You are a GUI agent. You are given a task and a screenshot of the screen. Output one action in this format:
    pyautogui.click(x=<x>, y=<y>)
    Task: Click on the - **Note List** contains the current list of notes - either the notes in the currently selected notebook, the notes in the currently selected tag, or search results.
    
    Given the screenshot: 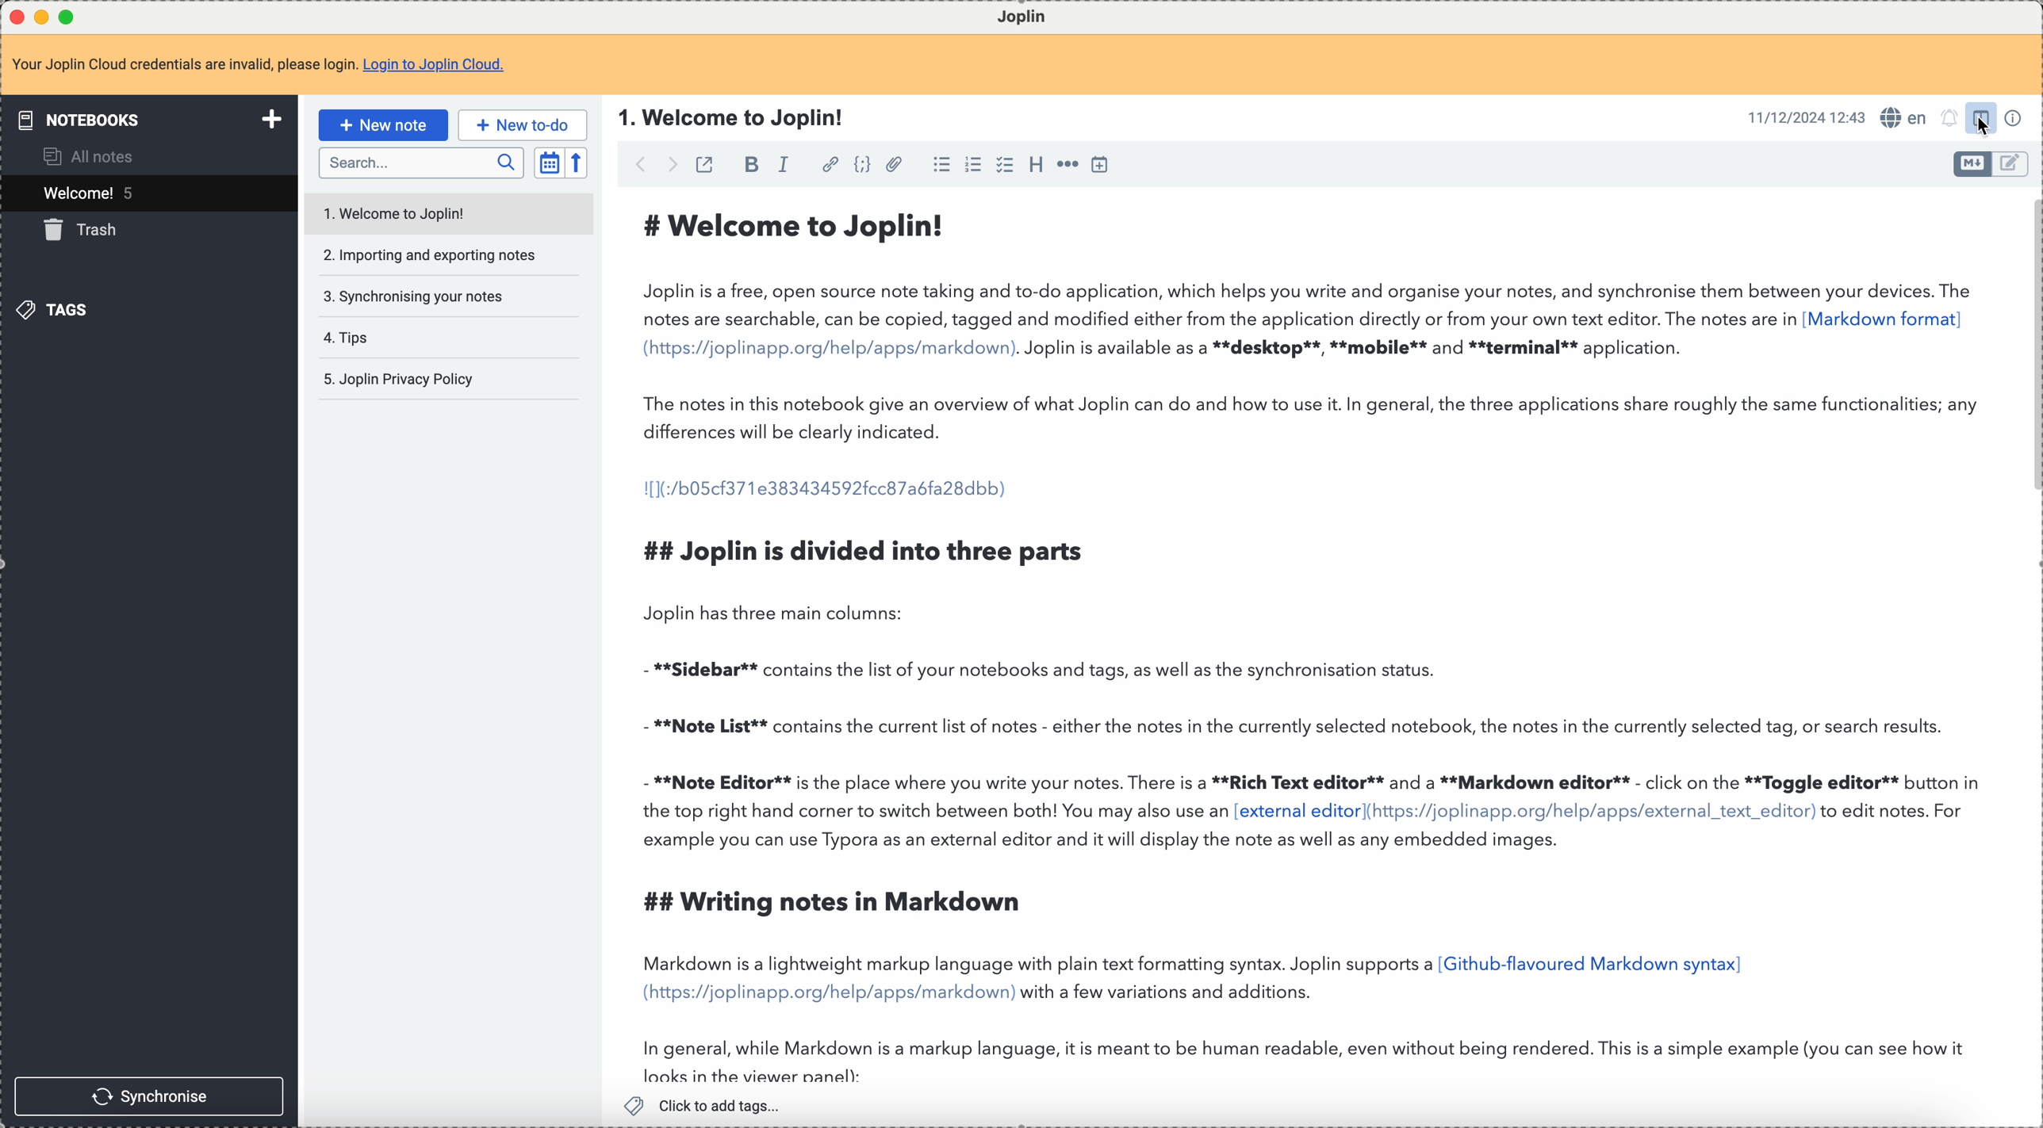 What is the action you would take?
    pyautogui.click(x=1295, y=728)
    